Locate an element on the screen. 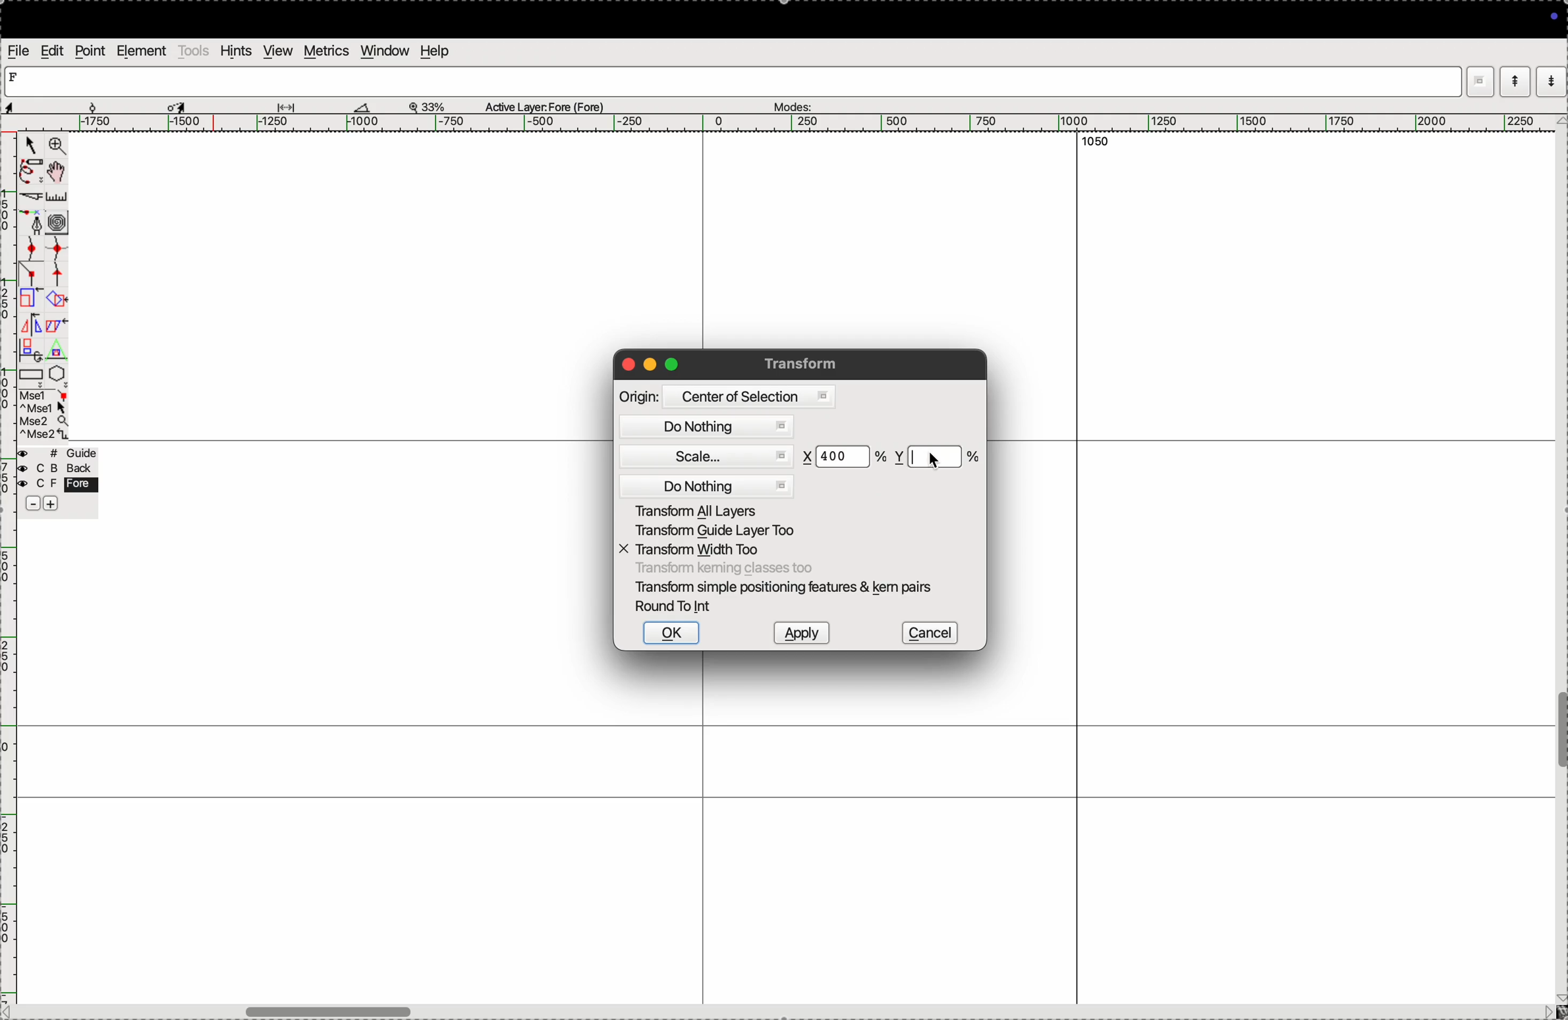 The width and height of the screenshot is (1568, 1020). origin is located at coordinates (639, 396).